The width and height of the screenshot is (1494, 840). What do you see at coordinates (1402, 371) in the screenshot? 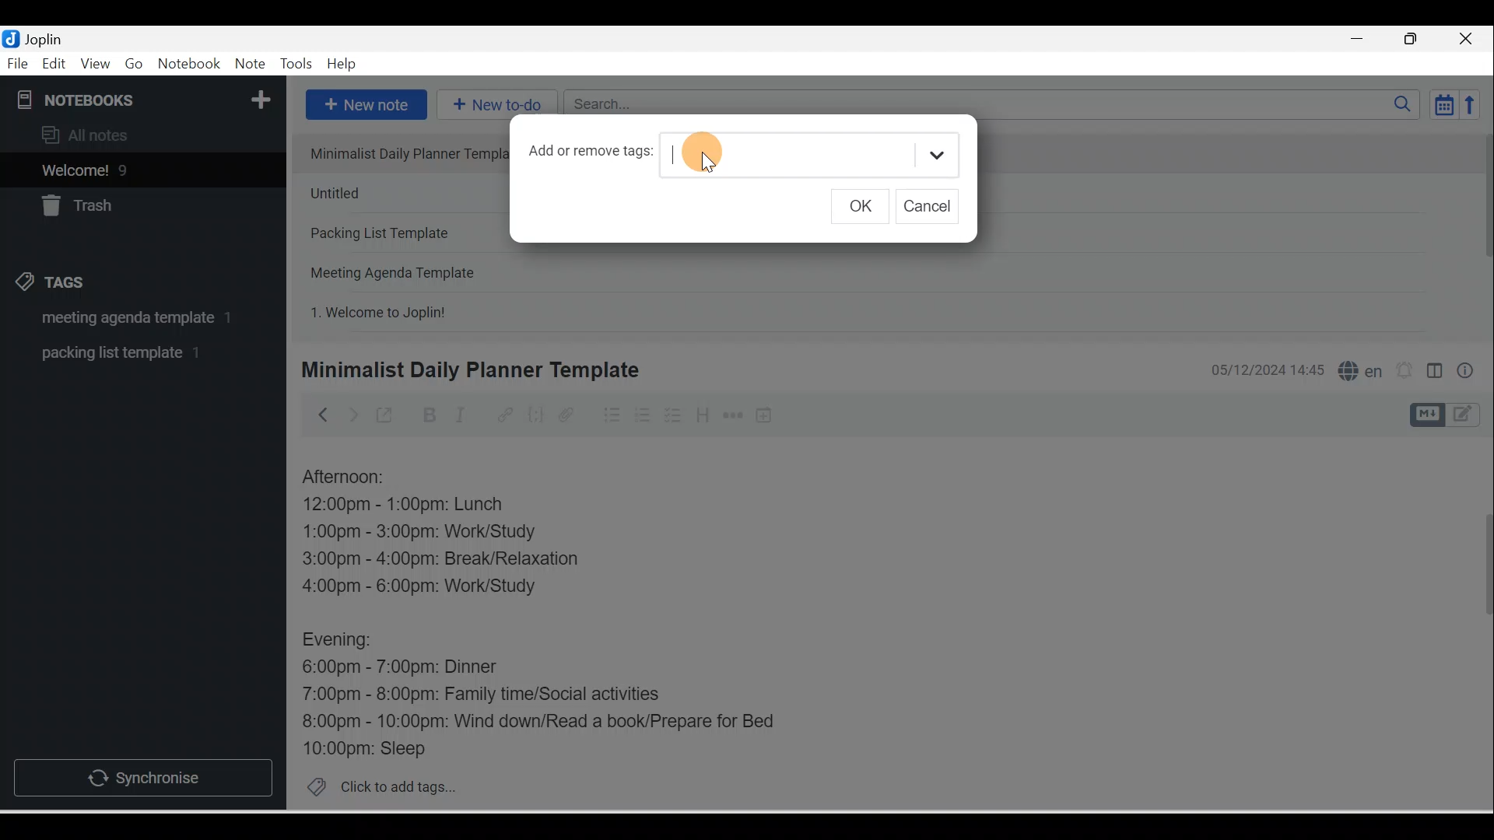
I see `Set alarm` at bounding box center [1402, 371].